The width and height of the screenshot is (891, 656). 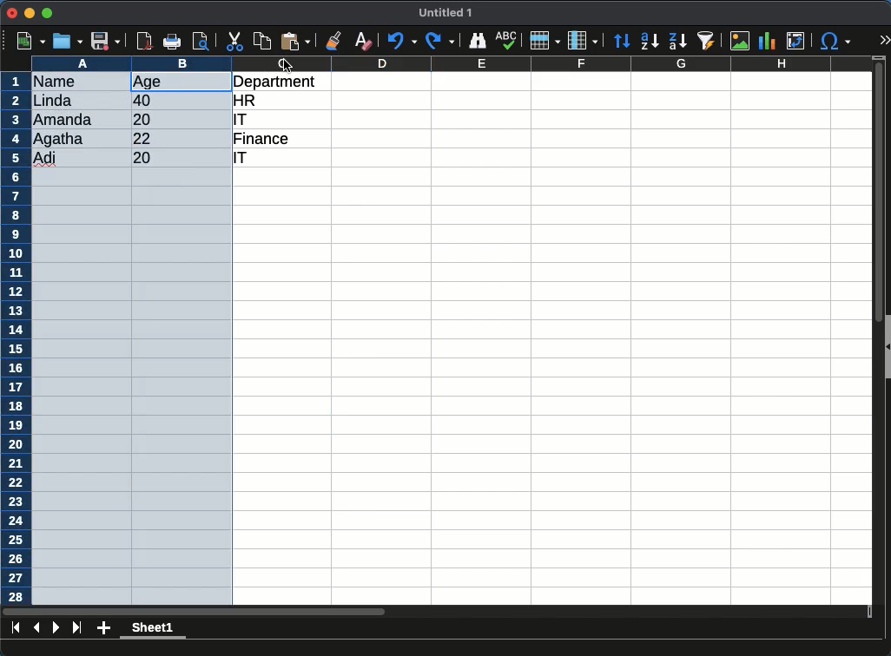 I want to click on sheet 1, so click(x=154, y=630).